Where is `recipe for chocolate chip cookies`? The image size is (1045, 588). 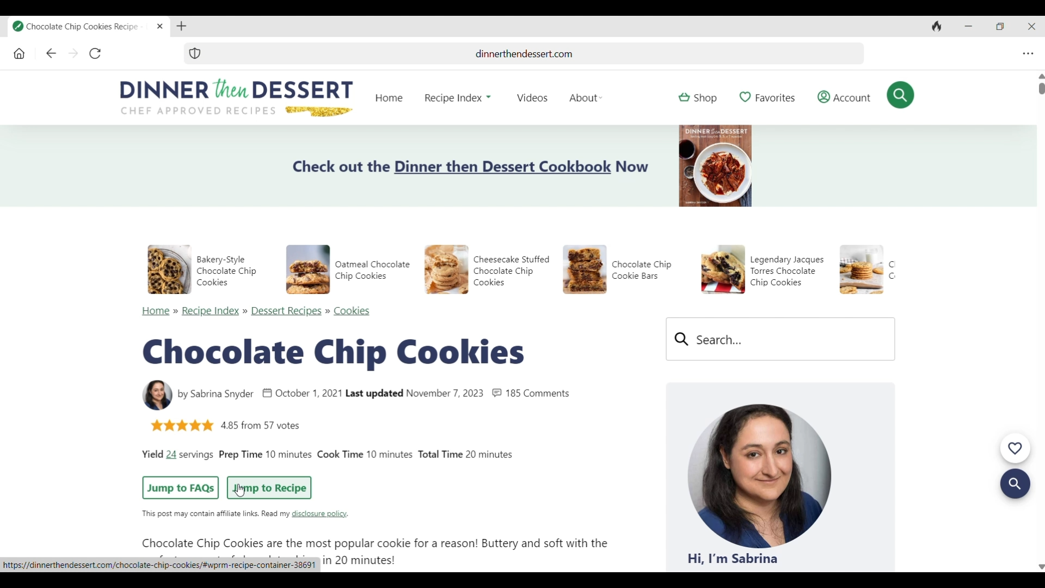
recipe for chocolate chip cookies is located at coordinates (81, 27).